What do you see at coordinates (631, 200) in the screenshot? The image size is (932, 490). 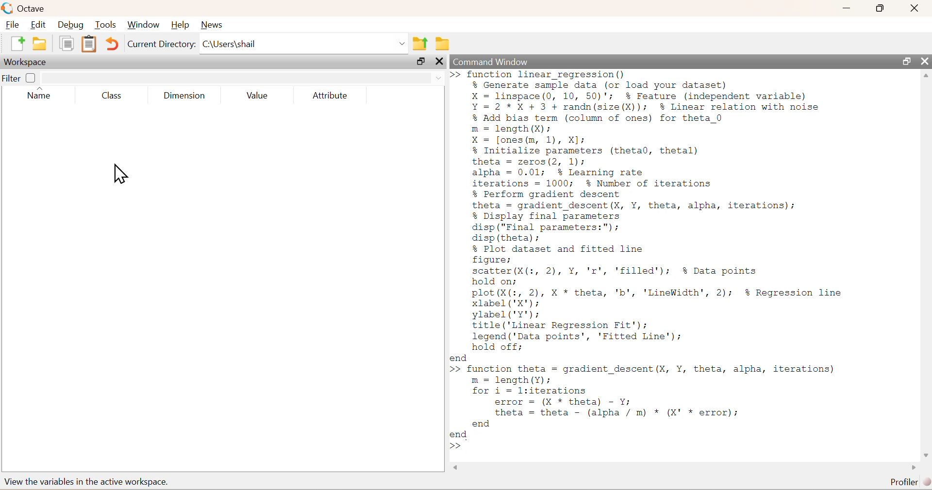 I see `theta = zeros(2, 1);alpha = 0.01; % Learning rateiterations = 1000; % Number of iterations% Perform gradient descenttheta = gradient_descent(X, Y, theta, alpha, iterations);% Display final parametersdisp ("Final parameters:");disp (theta);` at bounding box center [631, 200].